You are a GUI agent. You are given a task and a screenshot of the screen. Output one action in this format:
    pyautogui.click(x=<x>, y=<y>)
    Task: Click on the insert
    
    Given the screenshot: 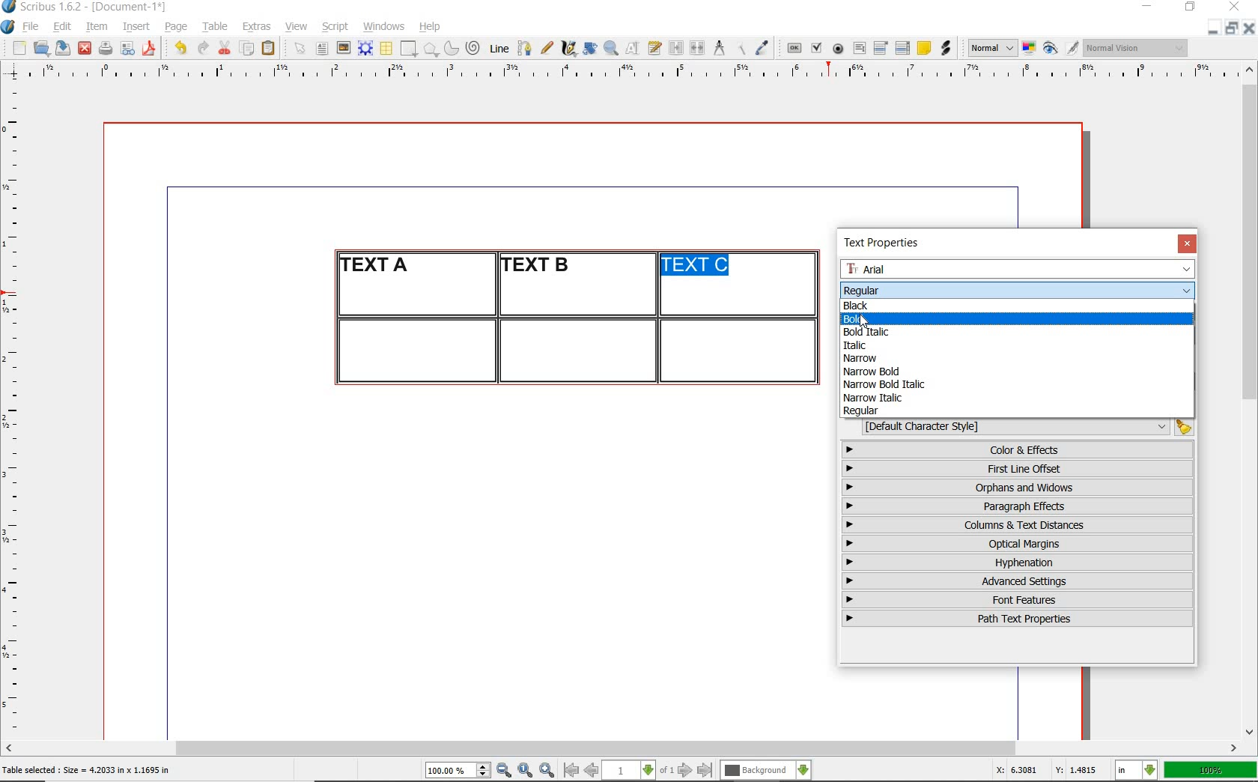 What is the action you would take?
    pyautogui.click(x=136, y=27)
    